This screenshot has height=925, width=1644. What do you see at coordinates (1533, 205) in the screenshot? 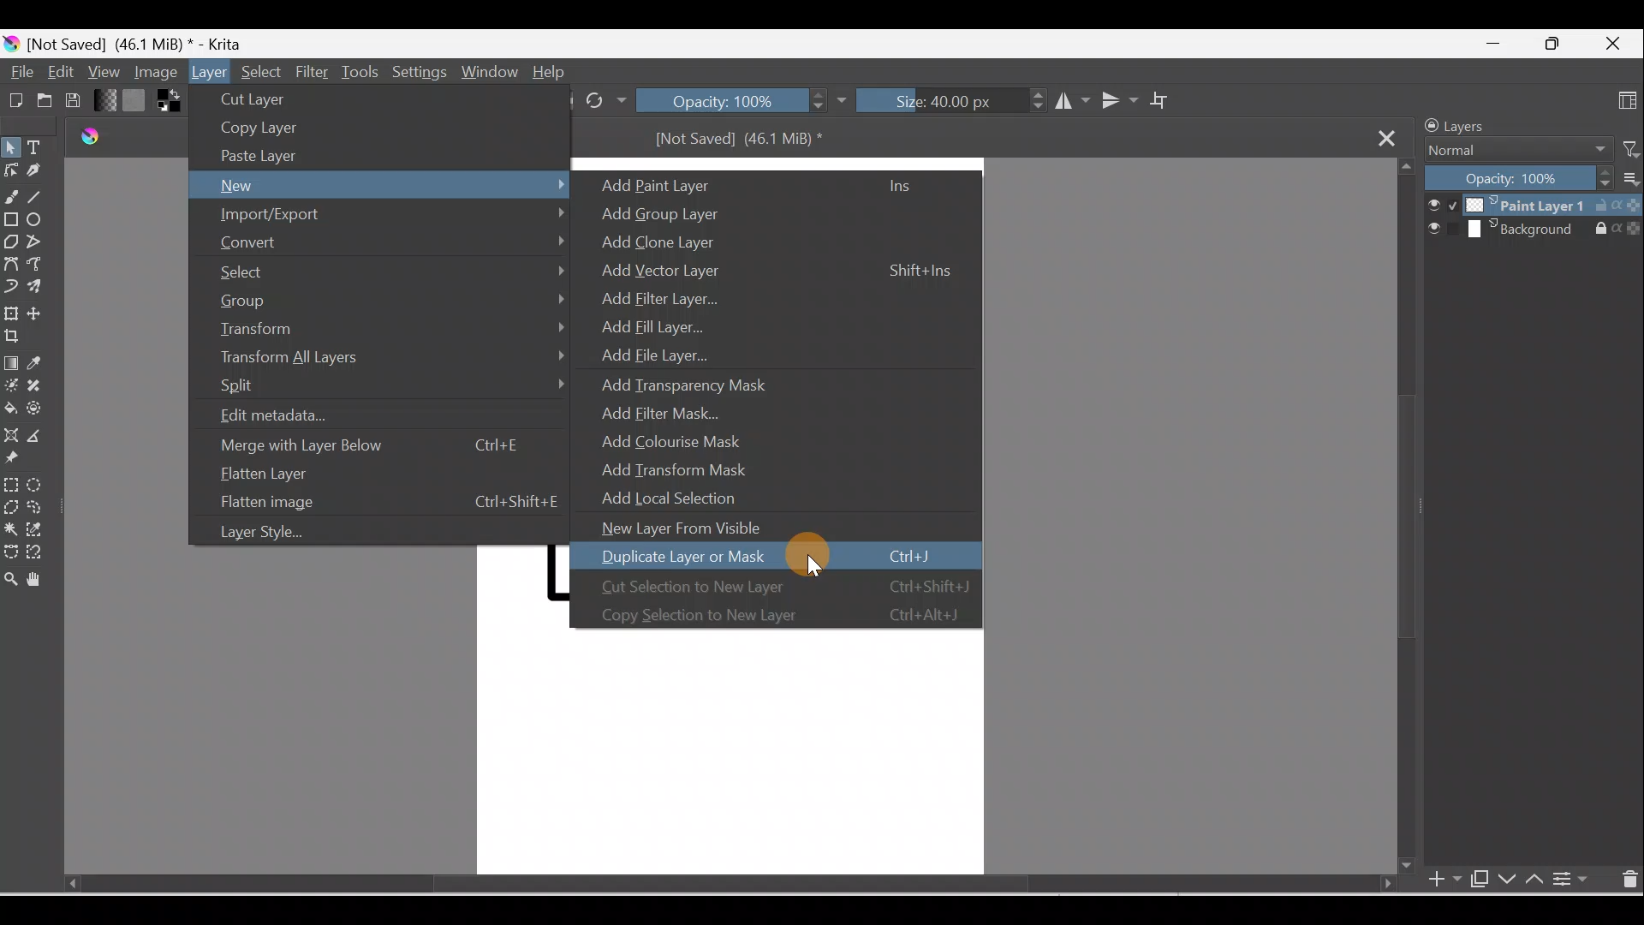
I see `Paint Layer 1` at bounding box center [1533, 205].